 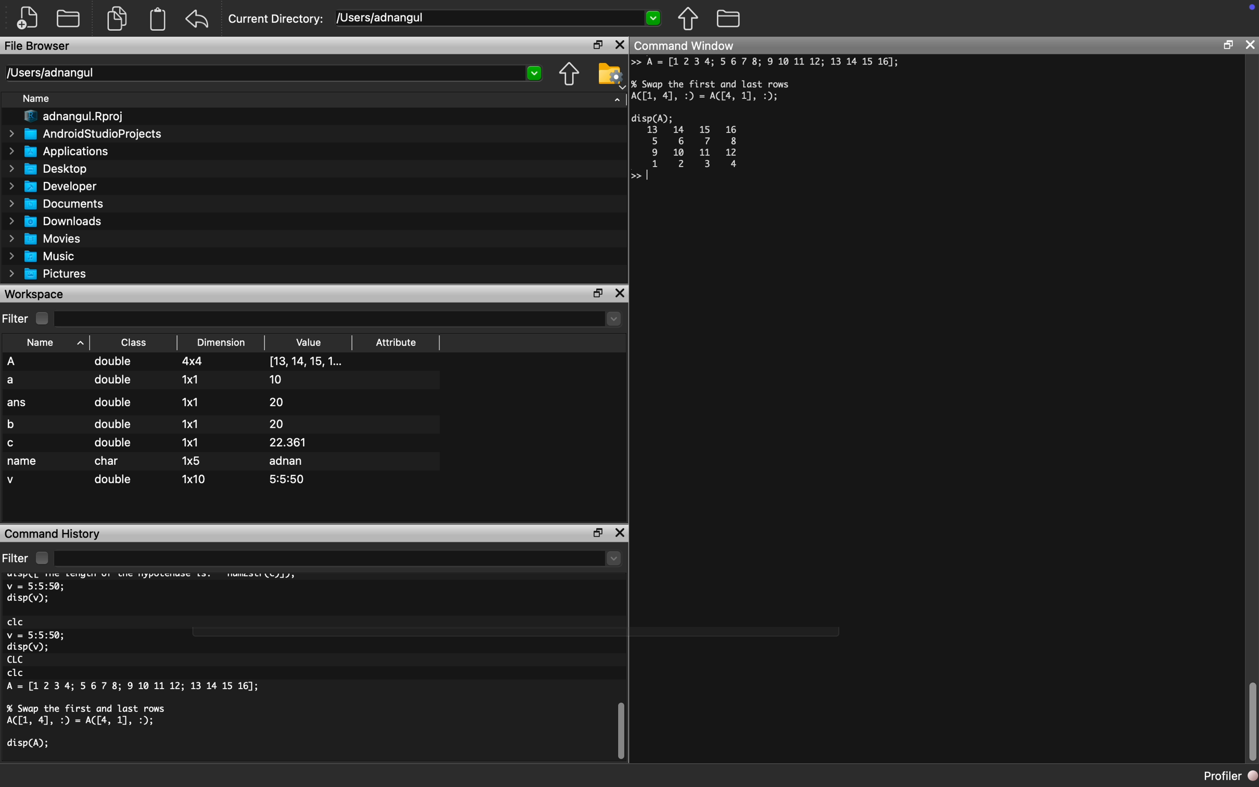 What do you see at coordinates (201, 16) in the screenshot?
I see `Undo` at bounding box center [201, 16].